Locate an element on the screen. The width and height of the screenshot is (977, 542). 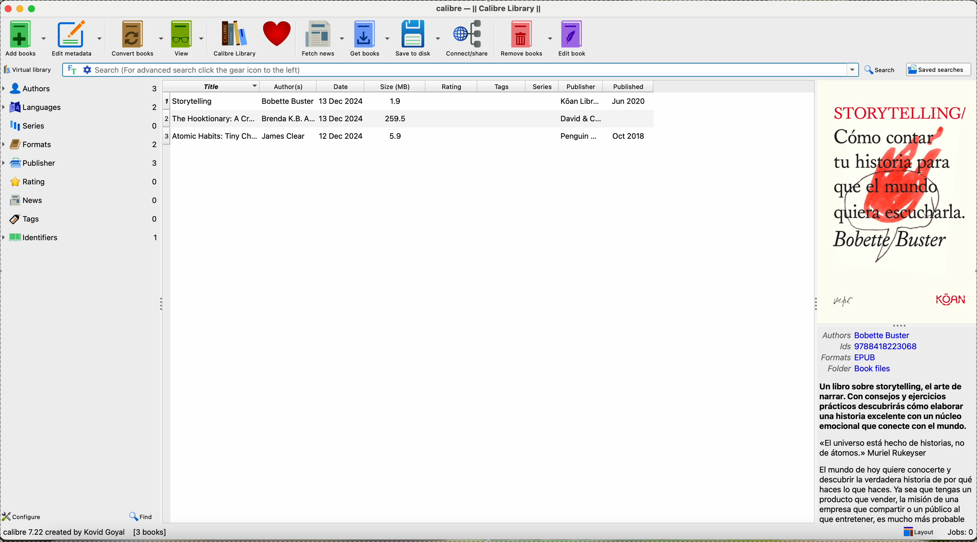
title is located at coordinates (212, 85).